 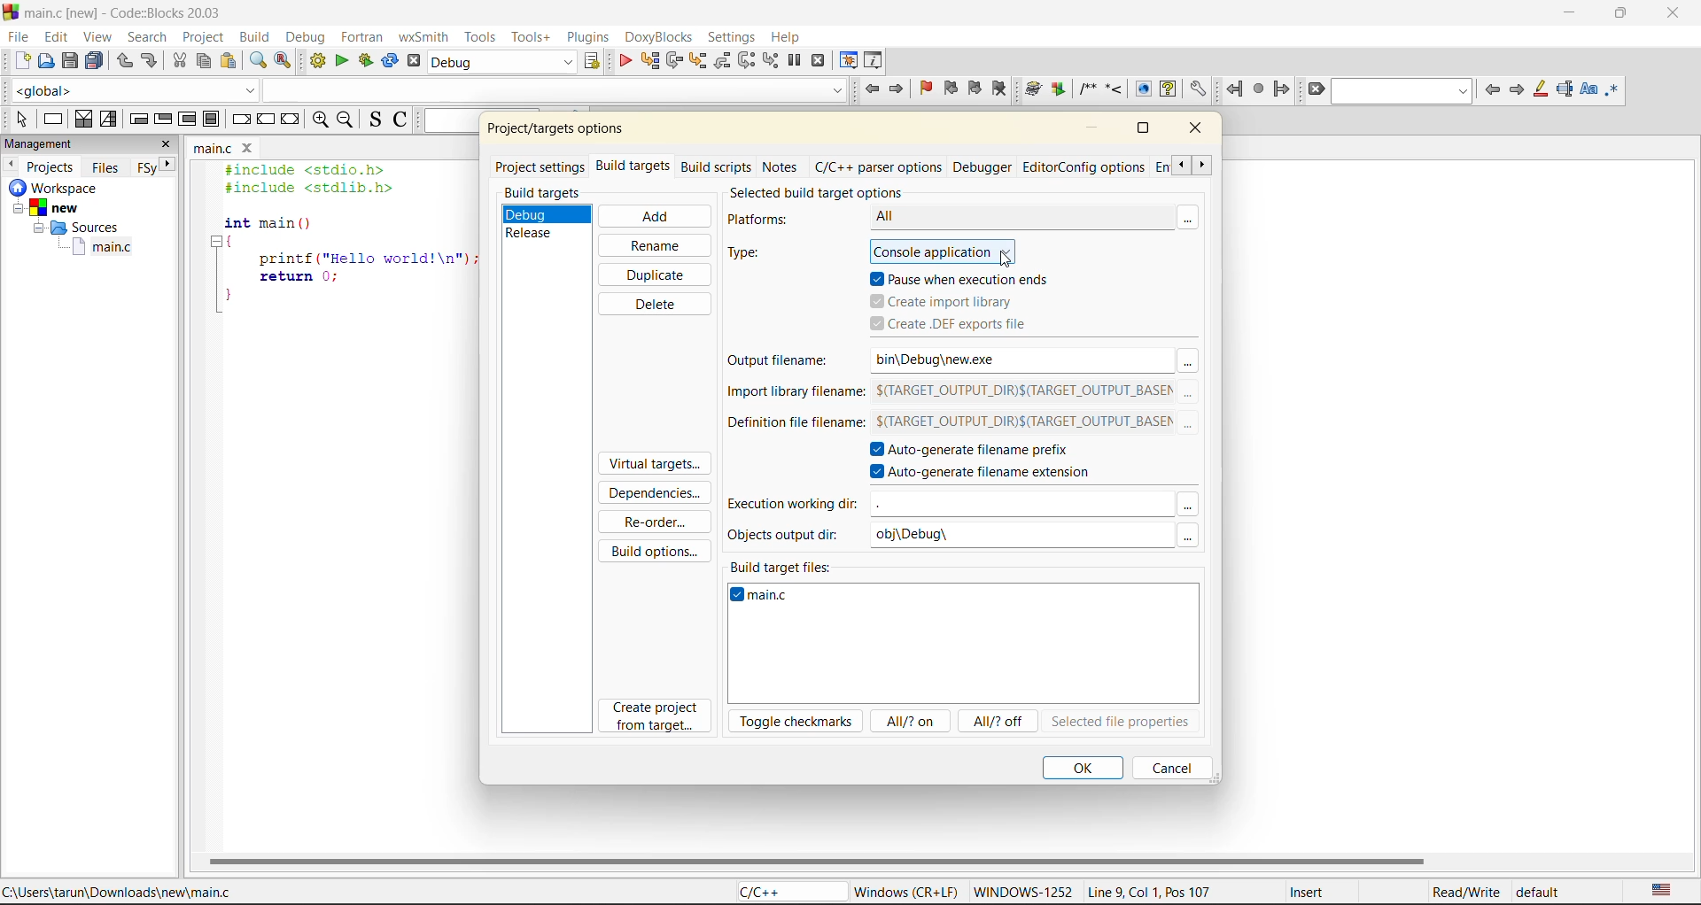 What do you see at coordinates (1333, 891) in the screenshot?
I see `Insert` at bounding box center [1333, 891].